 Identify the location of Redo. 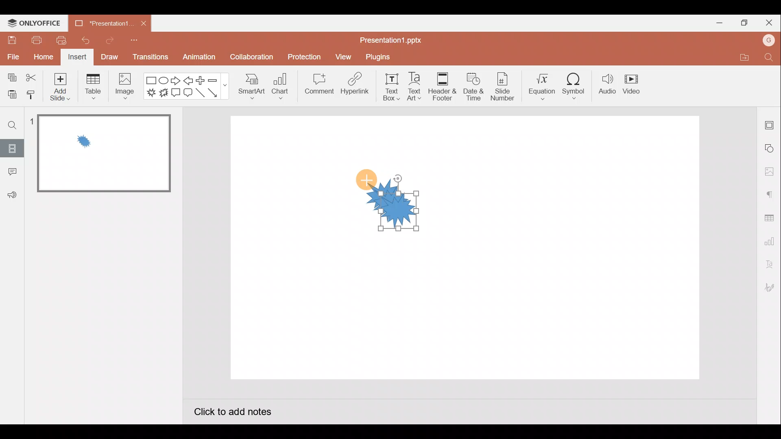
(107, 41).